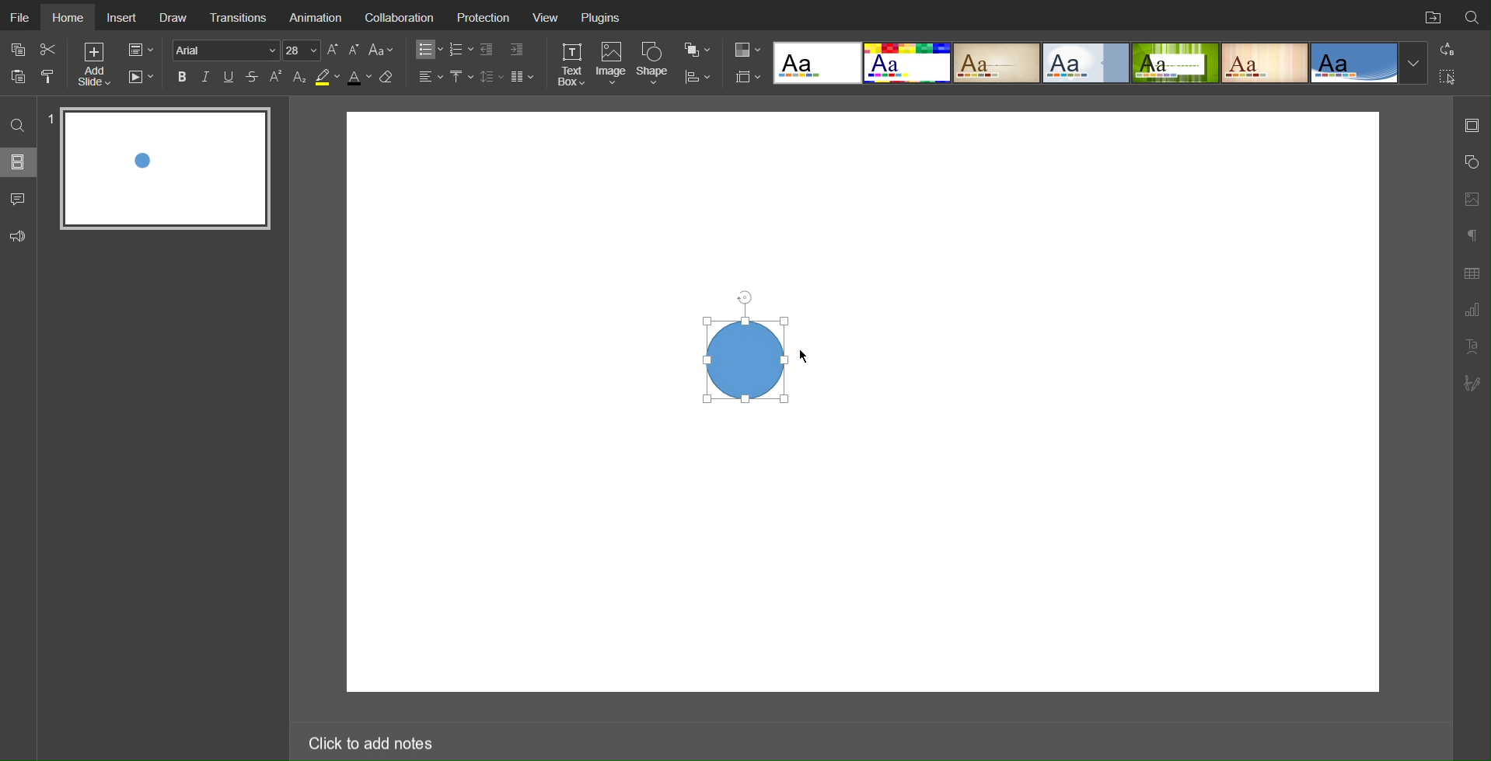 This screenshot has width=1491, height=761. I want to click on Font Case, so click(382, 50).